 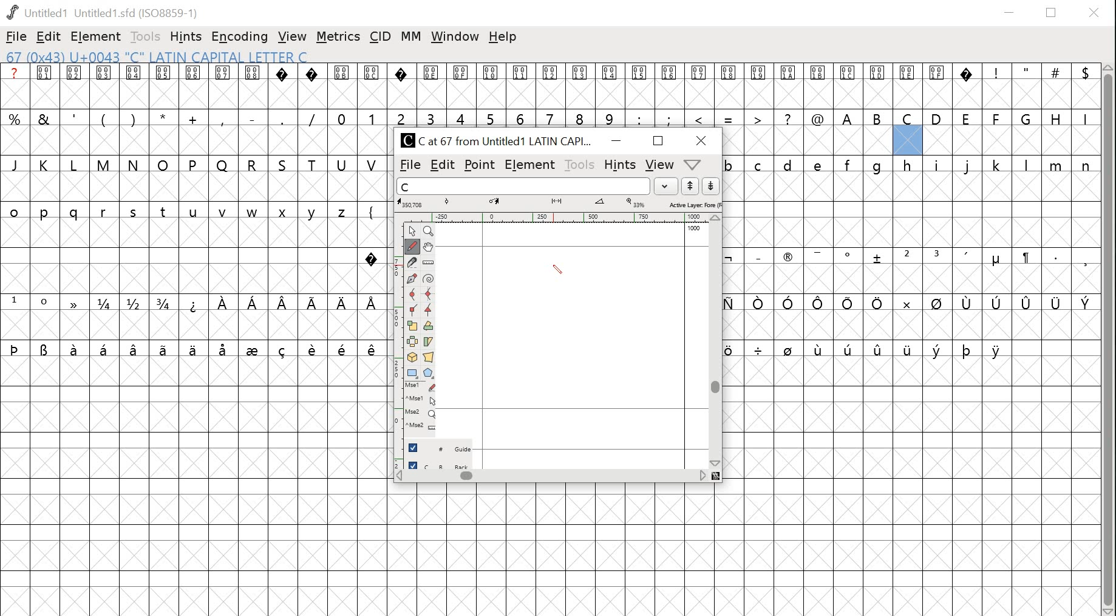 I want to click on minimize, so click(x=616, y=141).